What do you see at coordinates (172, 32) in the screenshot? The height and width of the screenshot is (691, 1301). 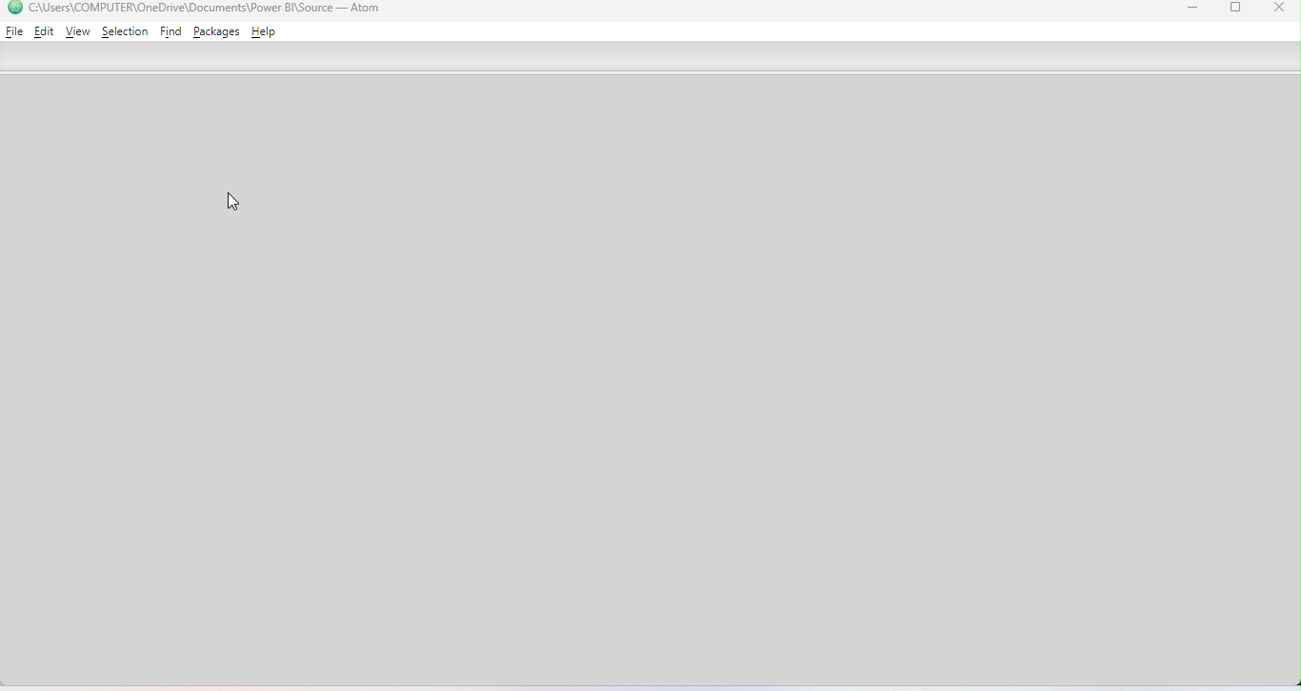 I see `Find` at bounding box center [172, 32].